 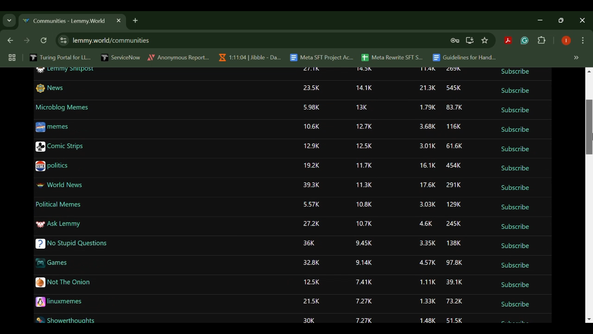 What do you see at coordinates (311, 107) in the screenshot?
I see `5.98K` at bounding box center [311, 107].